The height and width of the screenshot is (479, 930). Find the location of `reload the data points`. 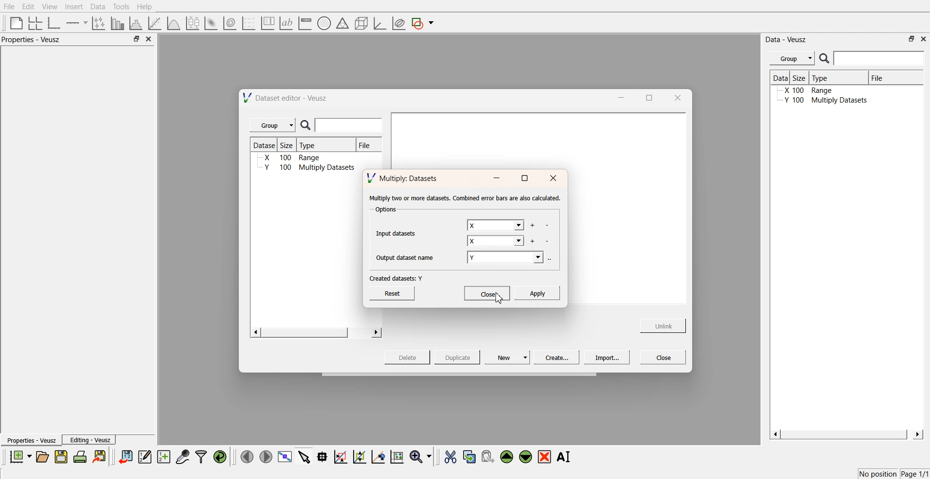

reload the data points is located at coordinates (220, 457).